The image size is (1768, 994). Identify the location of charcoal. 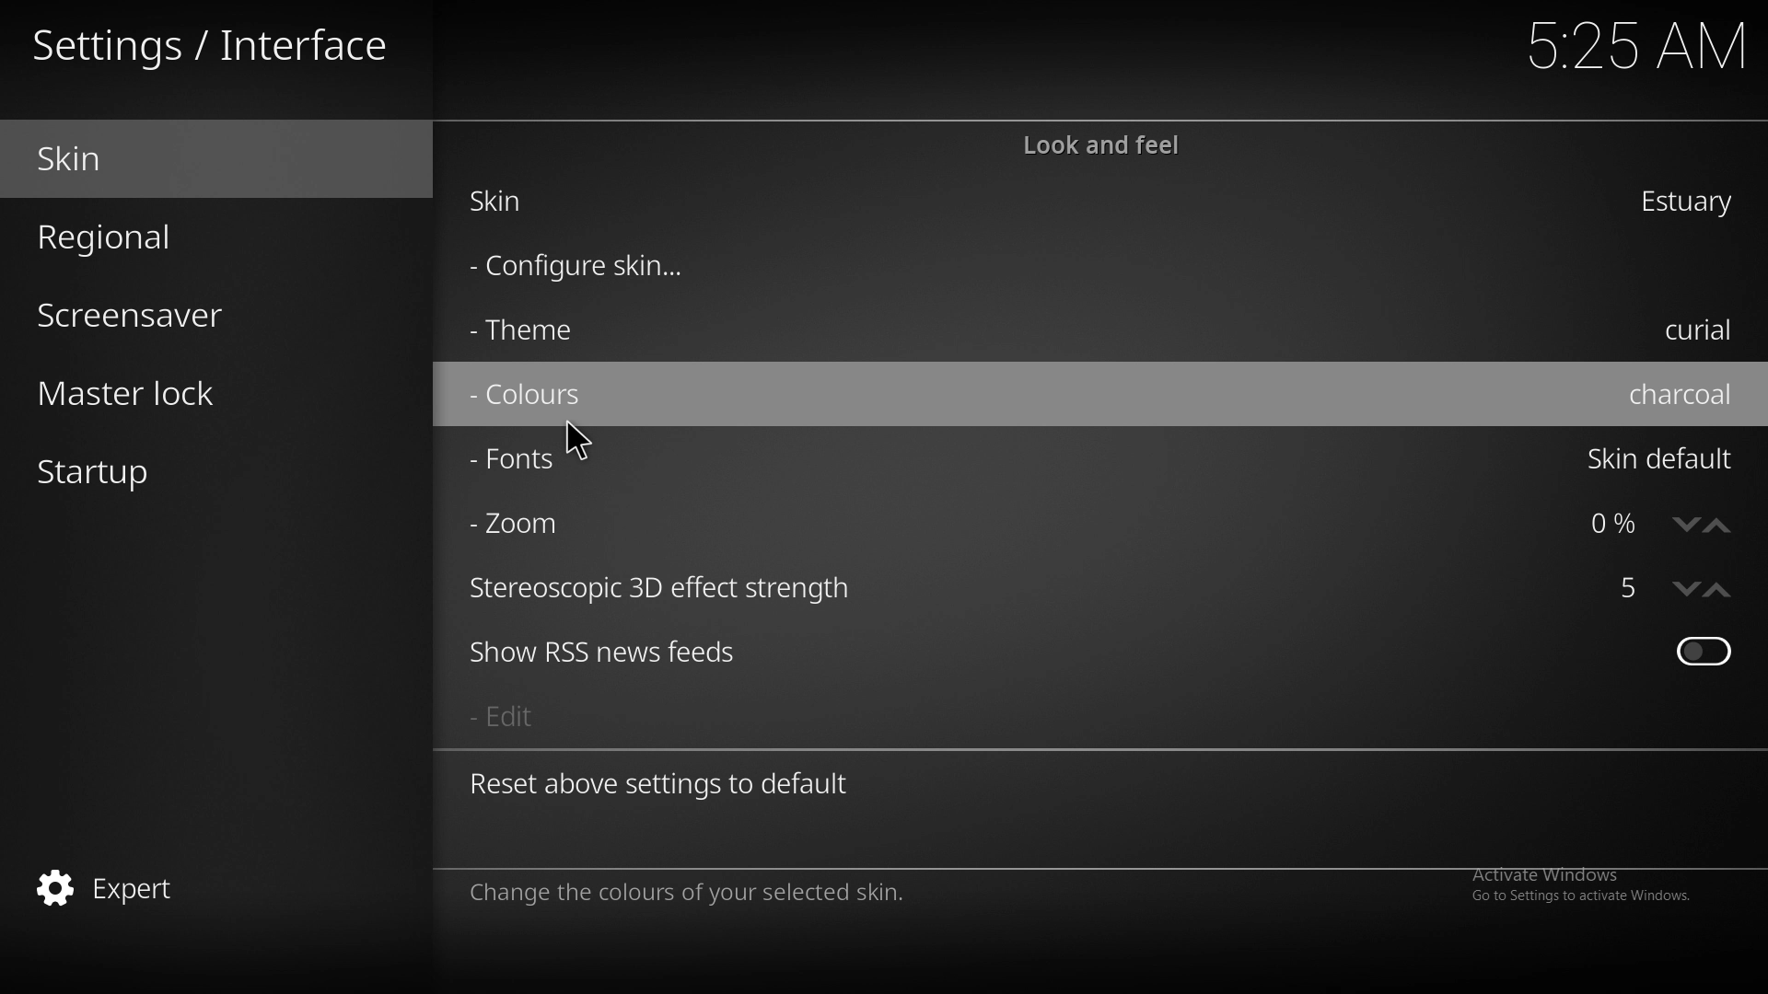
(1656, 394).